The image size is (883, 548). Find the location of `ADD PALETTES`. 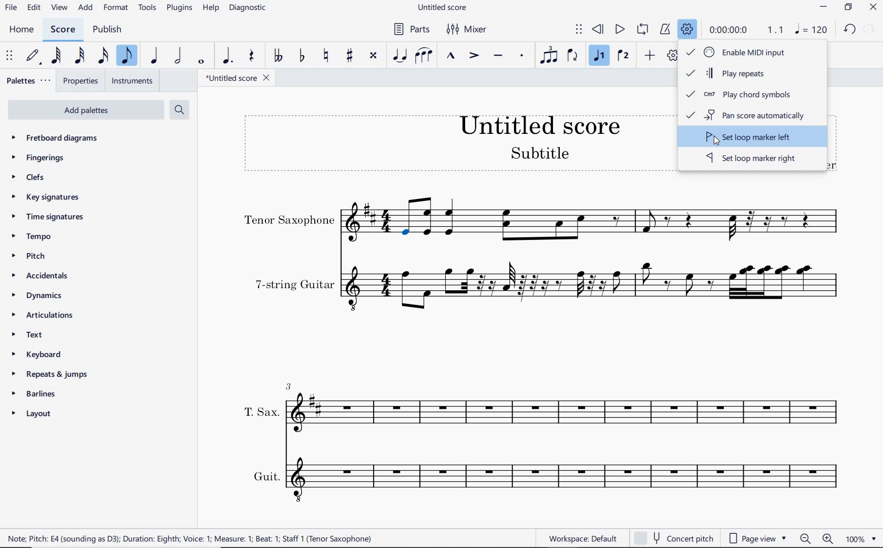

ADD PALETTES is located at coordinates (88, 111).